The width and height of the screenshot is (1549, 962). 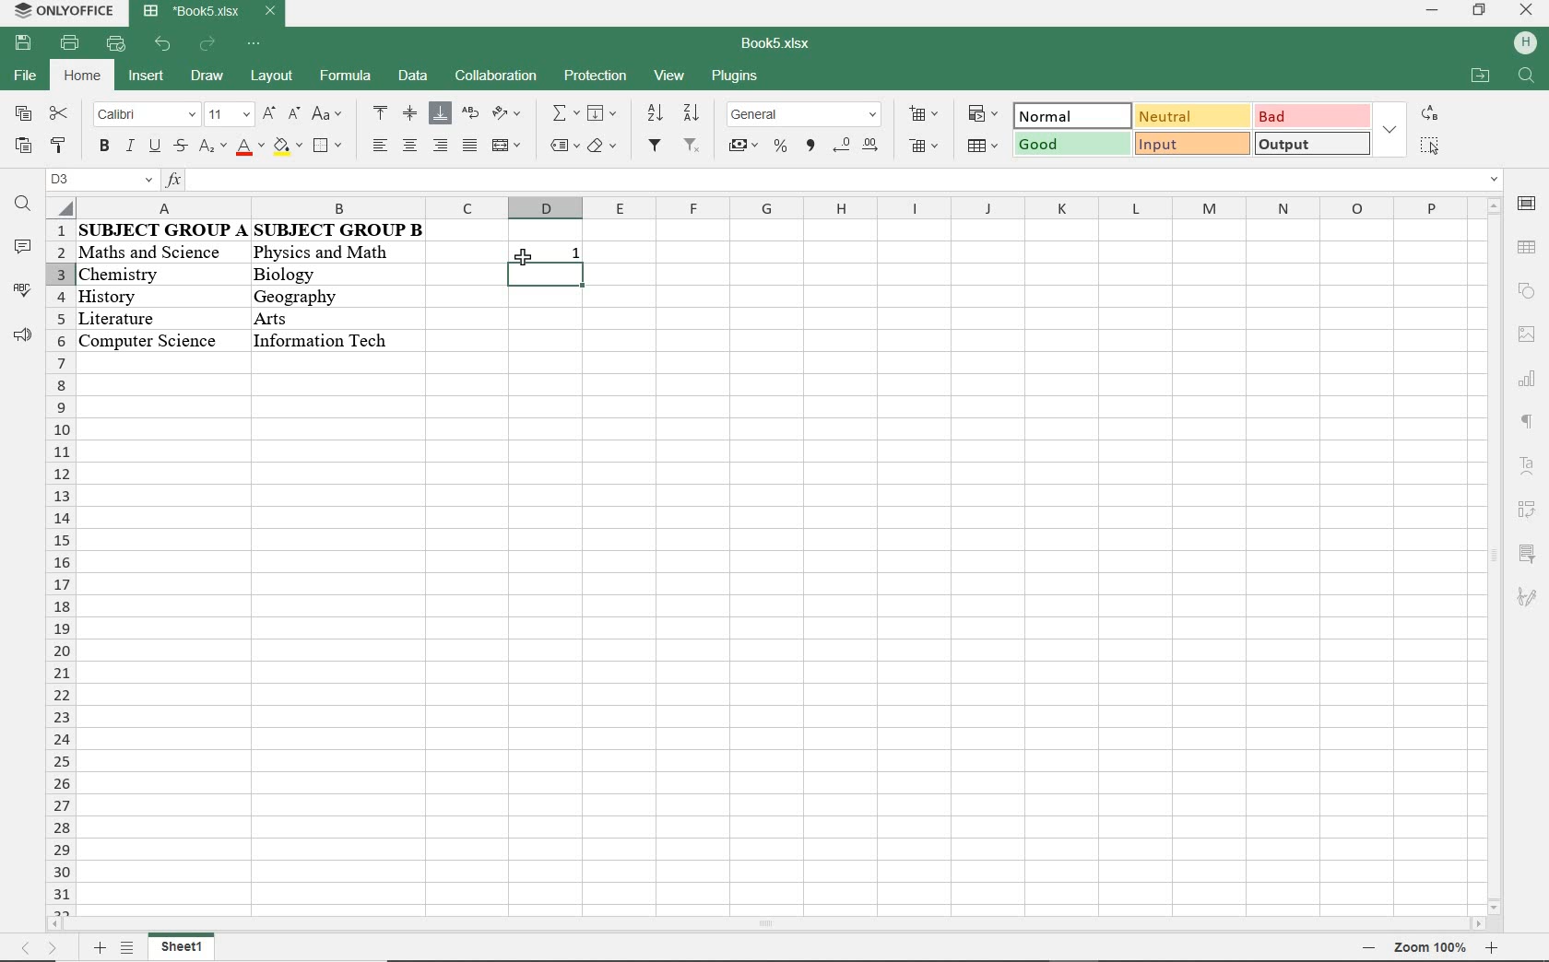 I want to click on paragraph settings, so click(x=1527, y=421).